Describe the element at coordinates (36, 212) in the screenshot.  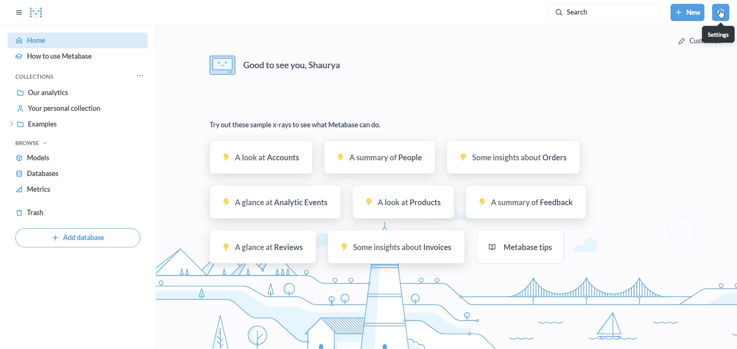
I see `trash` at that location.